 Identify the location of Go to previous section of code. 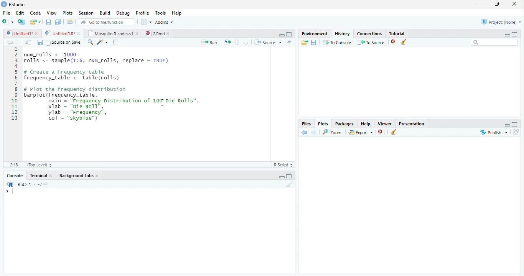
(237, 43).